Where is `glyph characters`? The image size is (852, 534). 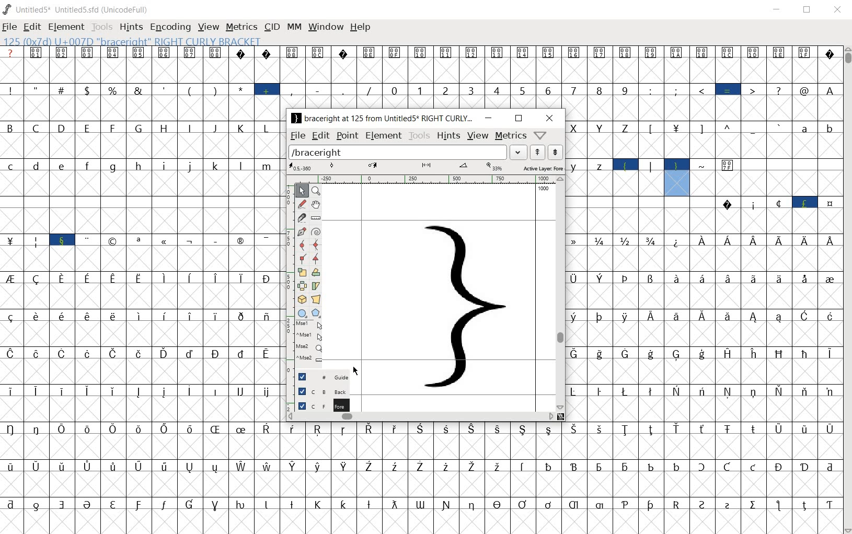 glyph characters is located at coordinates (560, 478).